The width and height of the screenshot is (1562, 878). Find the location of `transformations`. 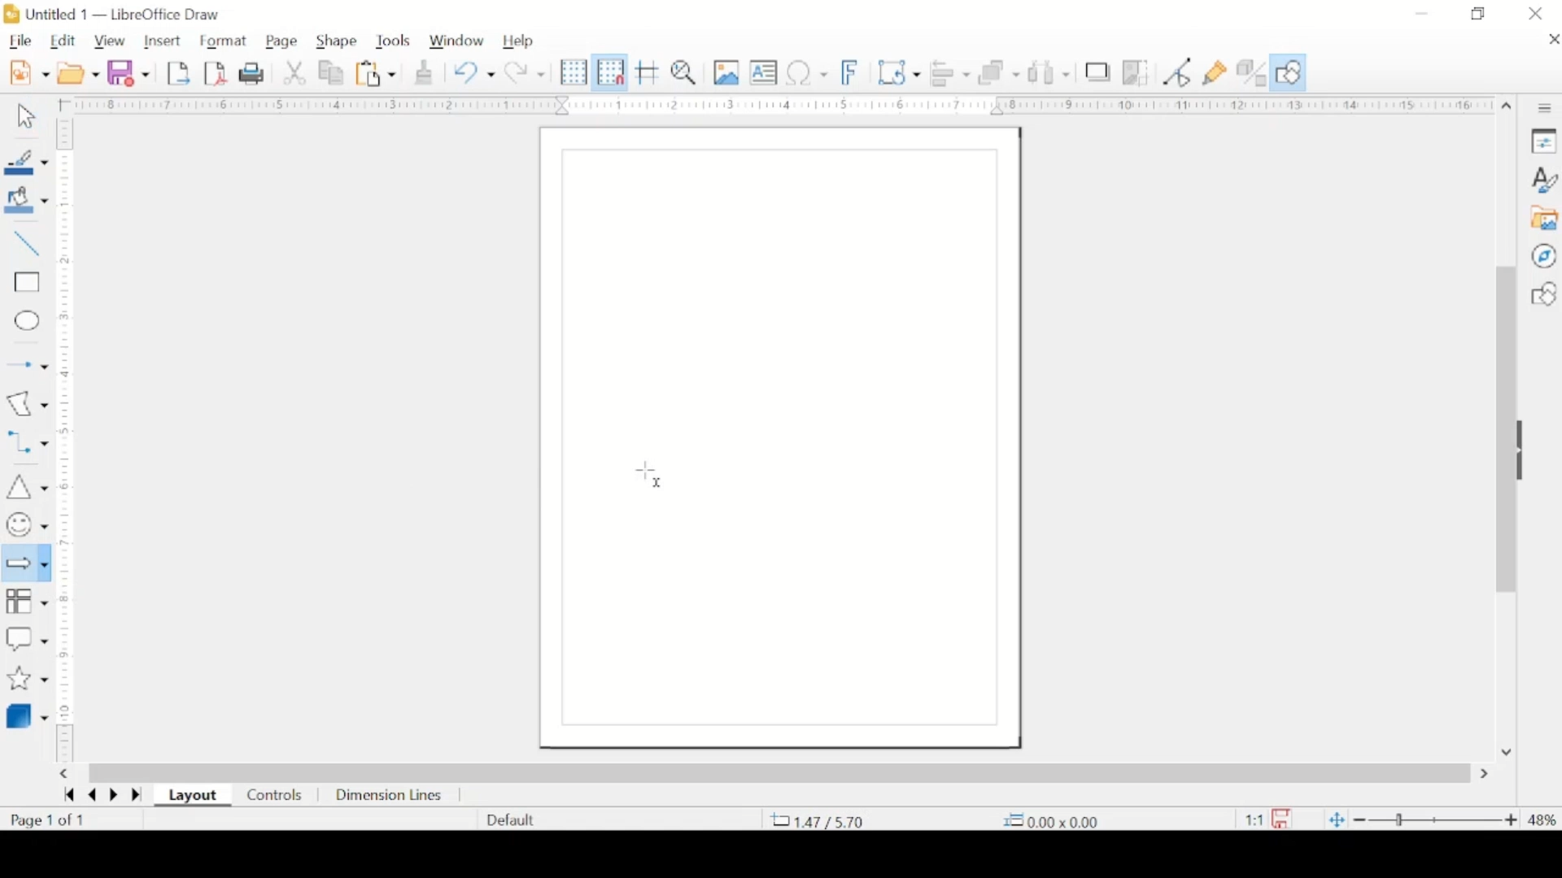

transformations is located at coordinates (898, 72).